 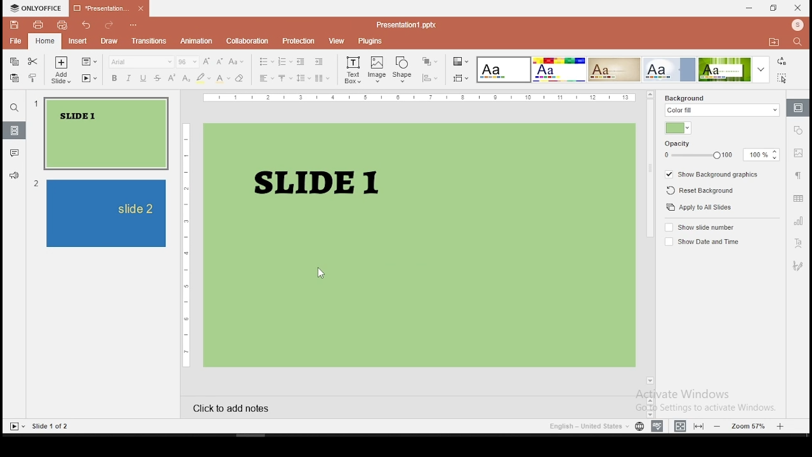 I want to click on quick print, so click(x=63, y=24).